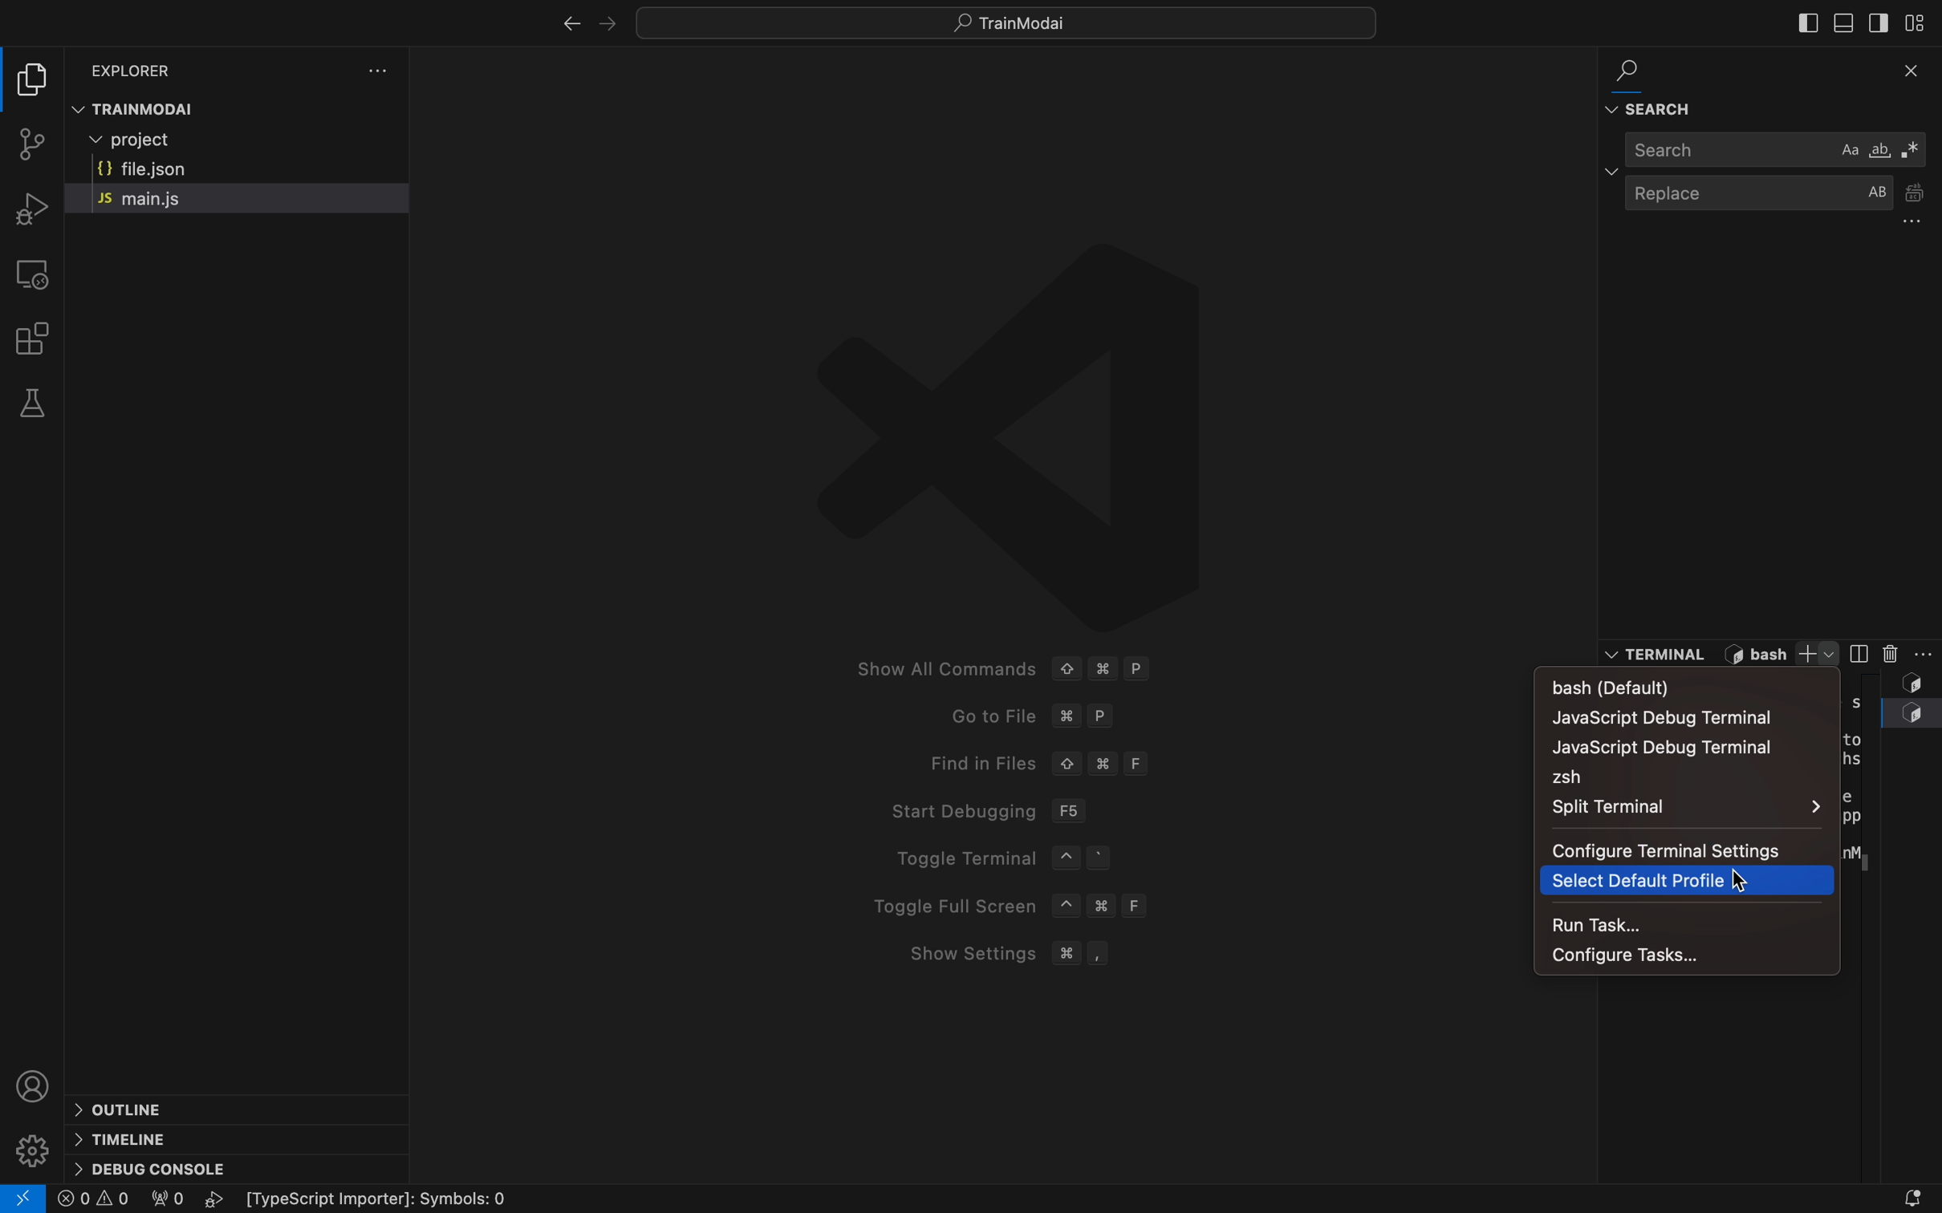 This screenshot has width=1942, height=1213. Describe the element at coordinates (1683, 881) in the screenshot. I see `` at that location.